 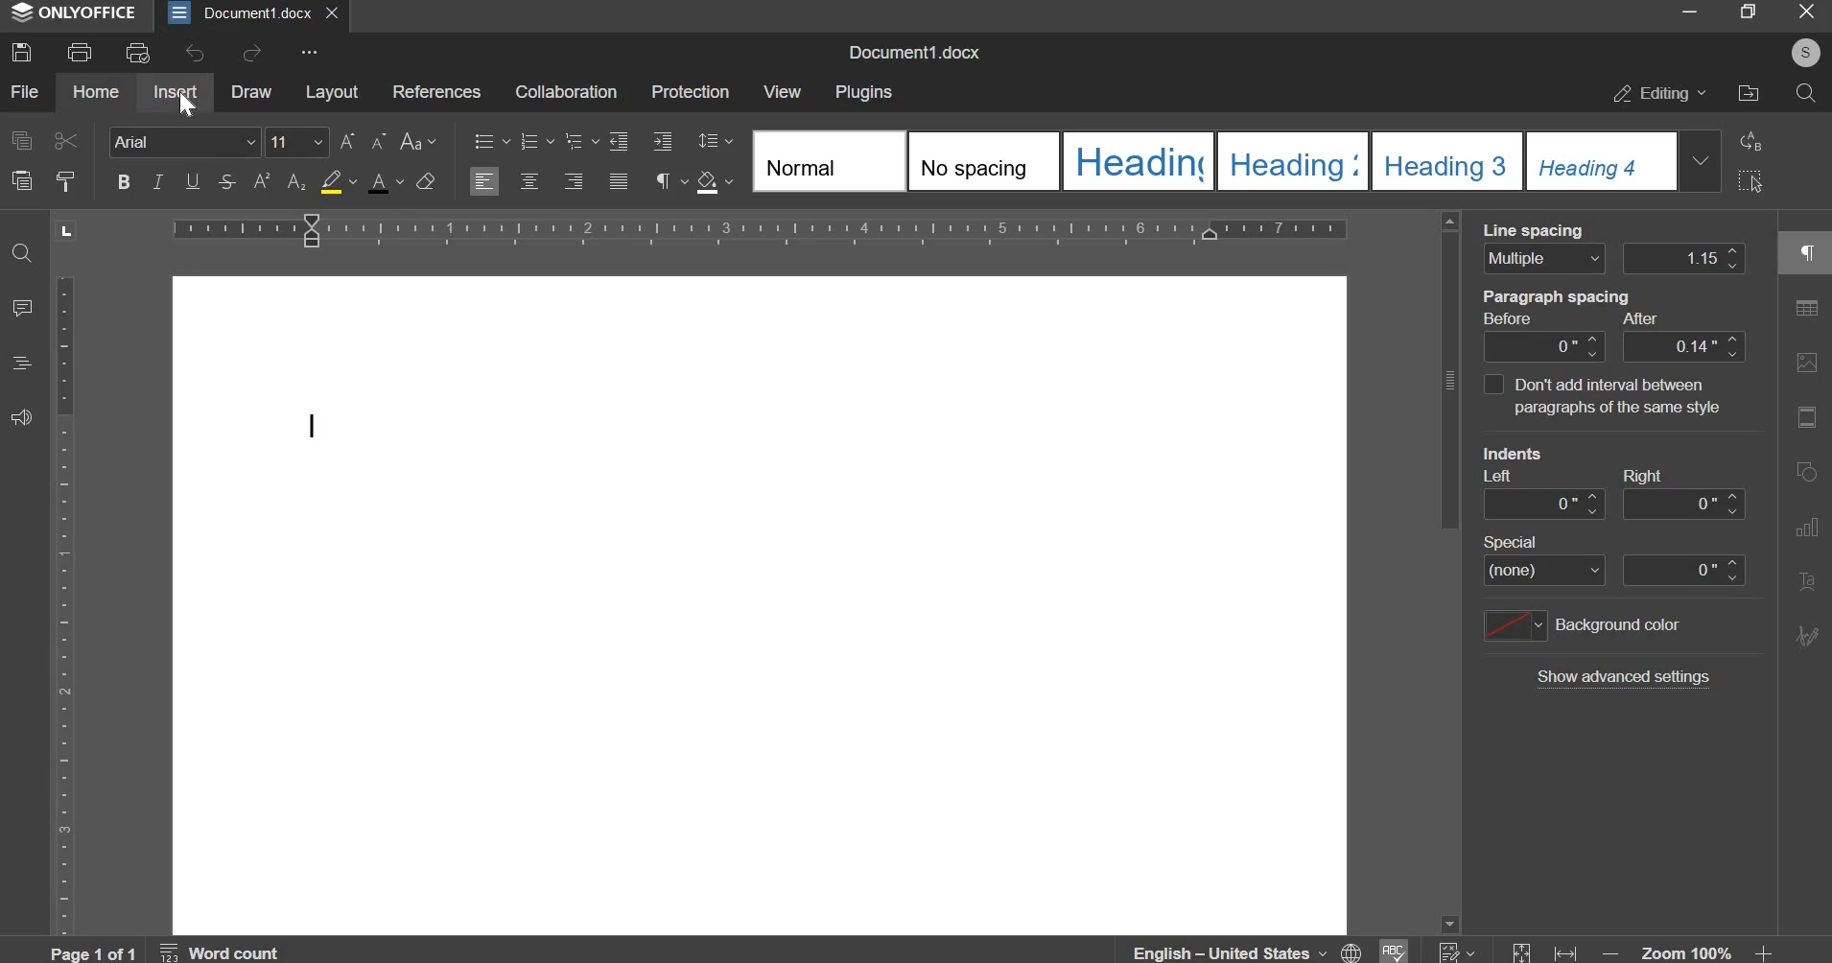 I want to click on layout, so click(x=331, y=91).